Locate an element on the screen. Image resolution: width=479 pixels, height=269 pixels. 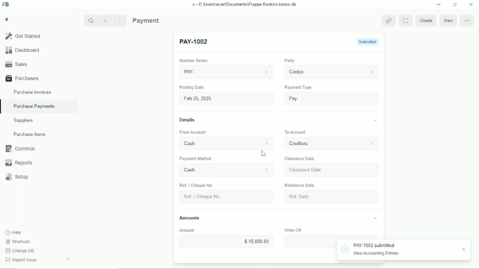
 is located at coordinates (309, 241).